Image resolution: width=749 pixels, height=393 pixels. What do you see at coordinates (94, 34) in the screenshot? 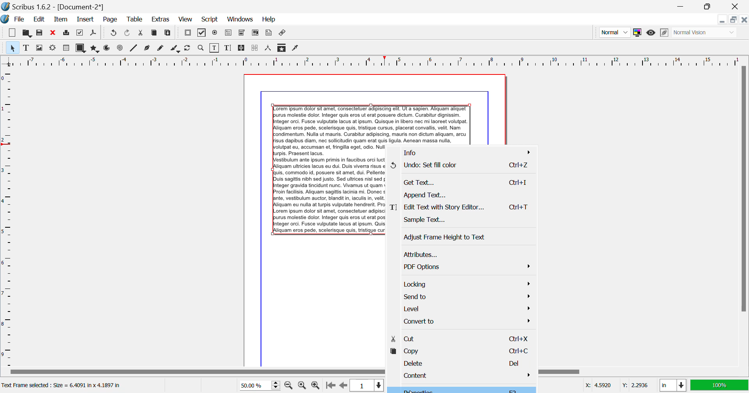
I see `Save as PDF` at bounding box center [94, 34].